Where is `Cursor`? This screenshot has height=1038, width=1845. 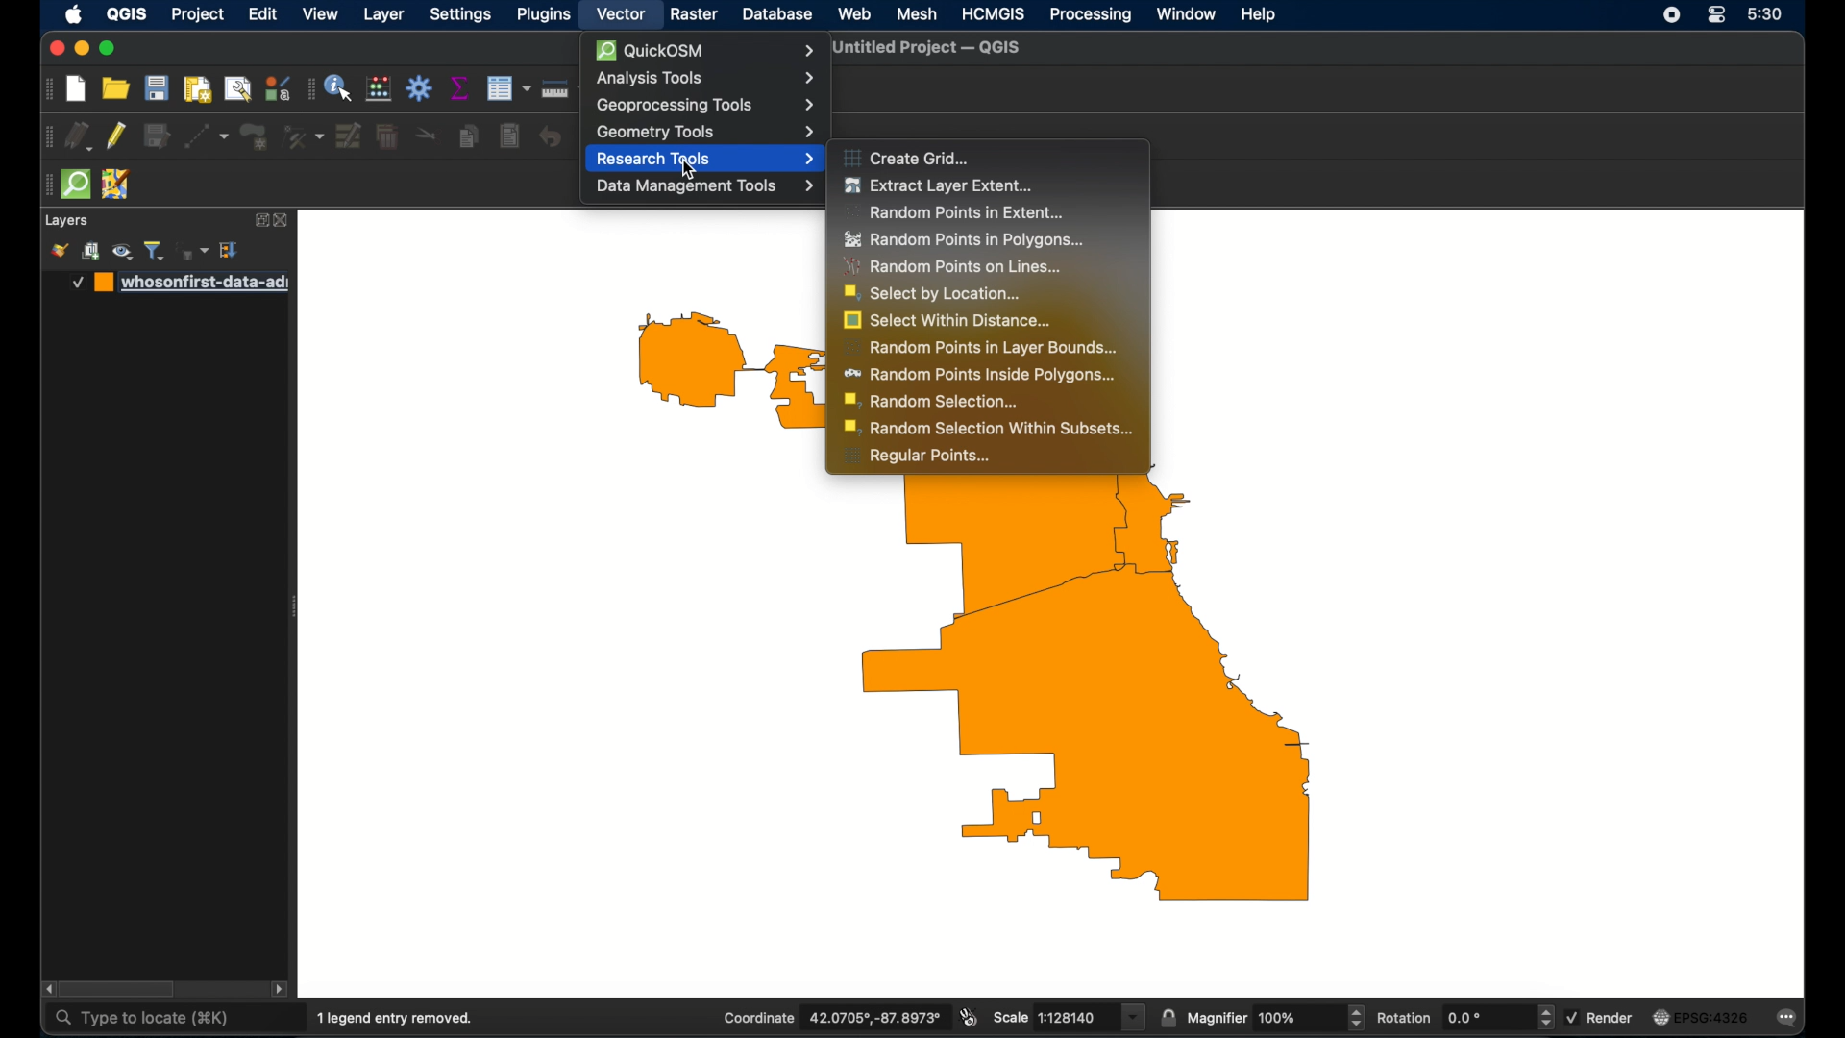
Cursor is located at coordinates (685, 168).